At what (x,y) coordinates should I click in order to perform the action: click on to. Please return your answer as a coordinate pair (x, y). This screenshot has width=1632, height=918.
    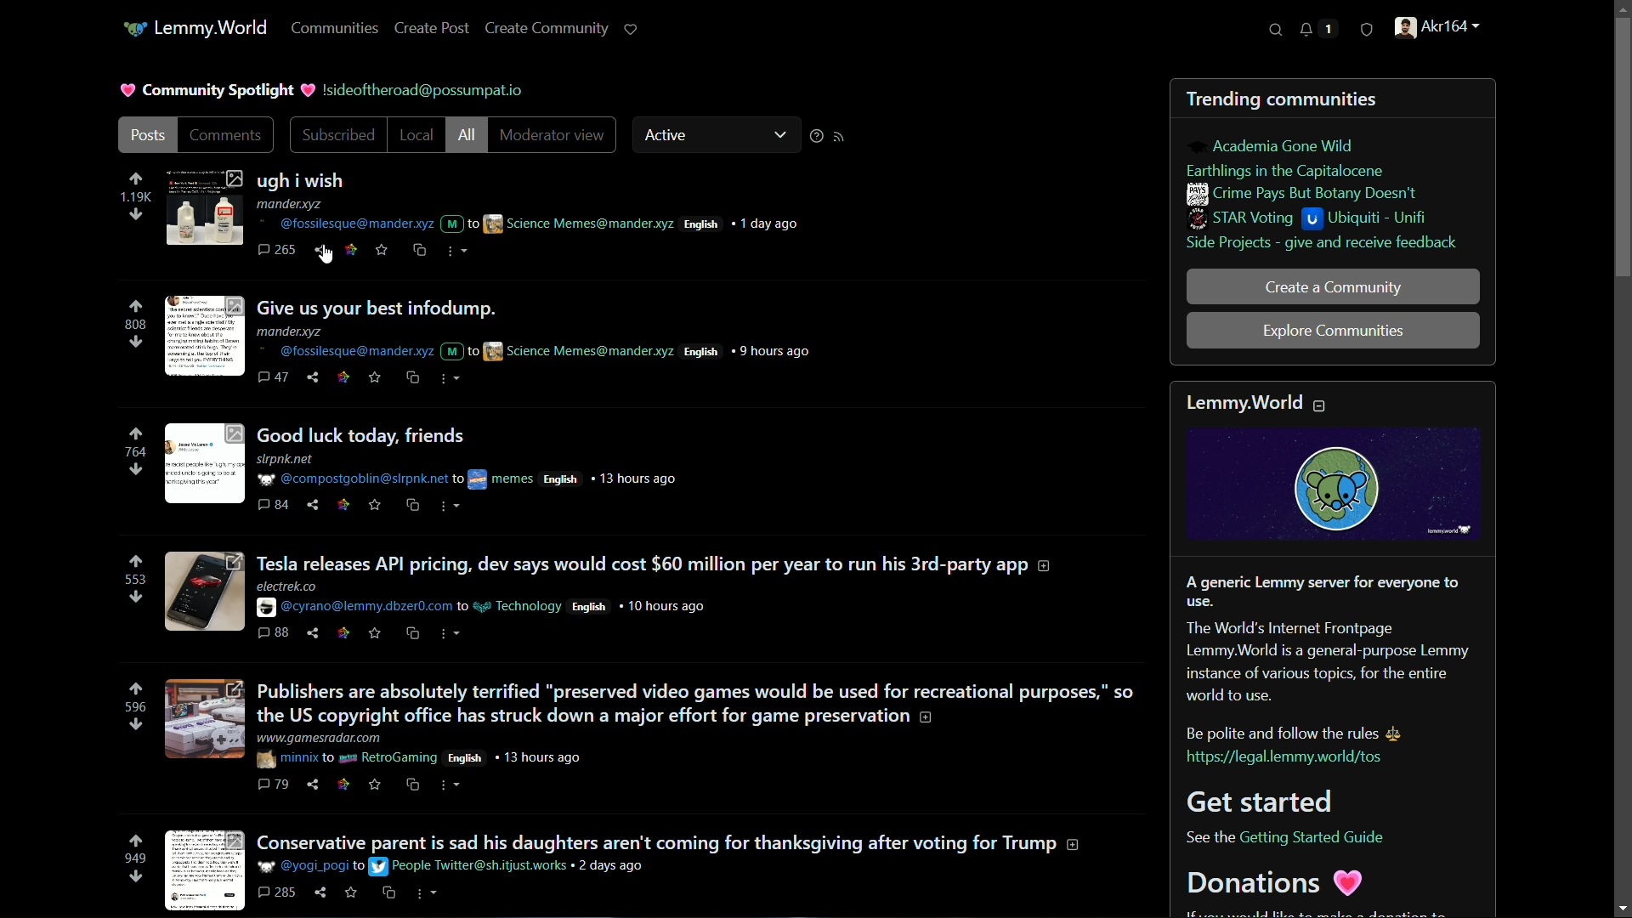
    Looking at the image, I should click on (462, 608).